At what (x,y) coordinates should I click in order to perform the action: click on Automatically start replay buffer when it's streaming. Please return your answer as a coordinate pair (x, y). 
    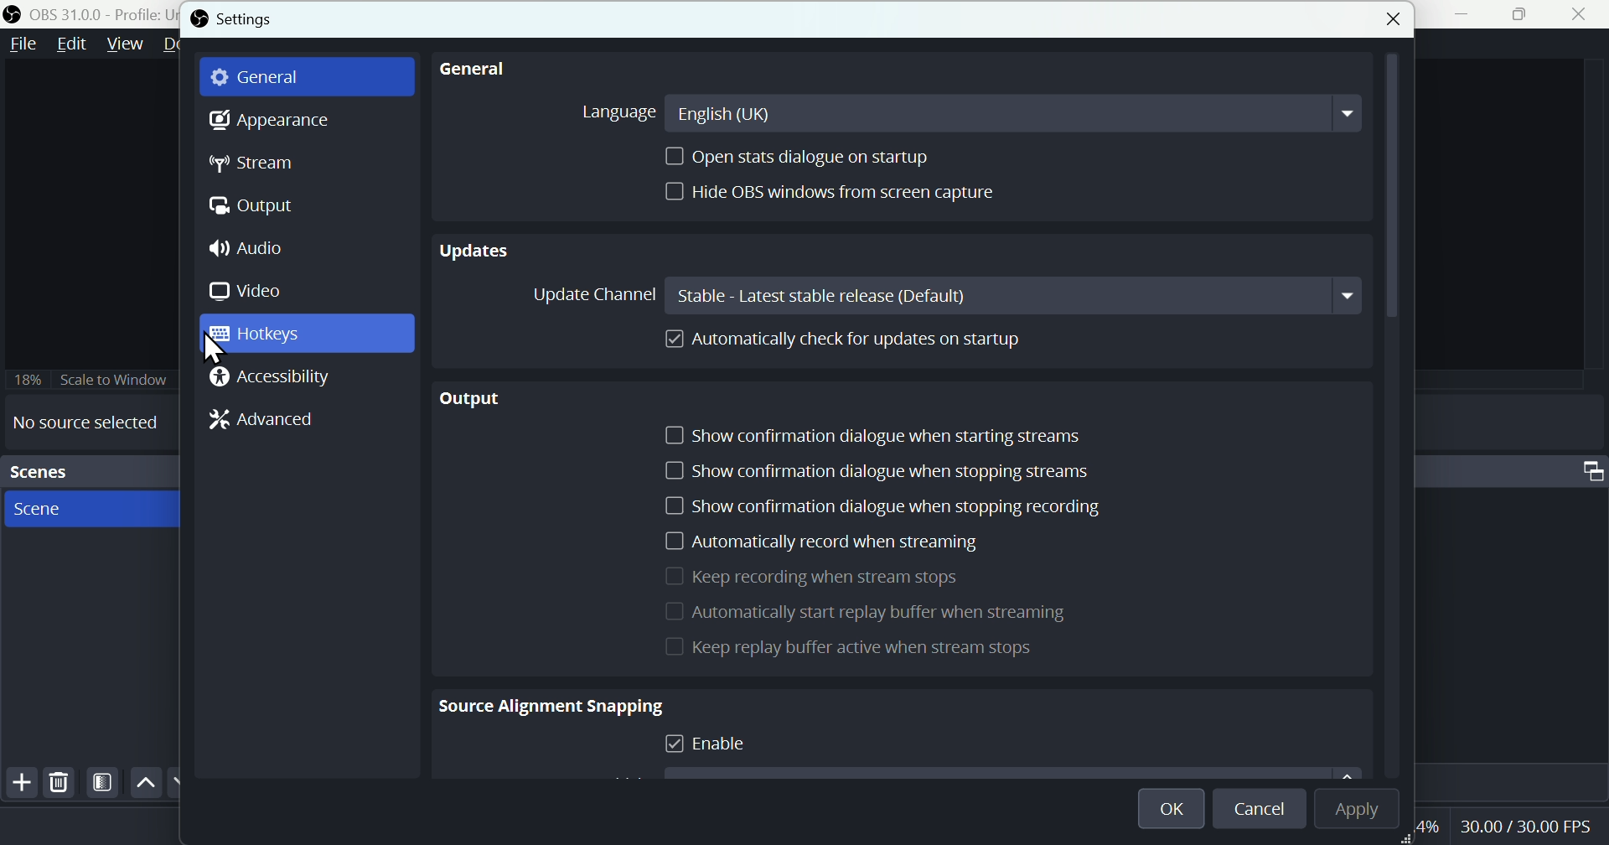
    Looking at the image, I should click on (864, 614).